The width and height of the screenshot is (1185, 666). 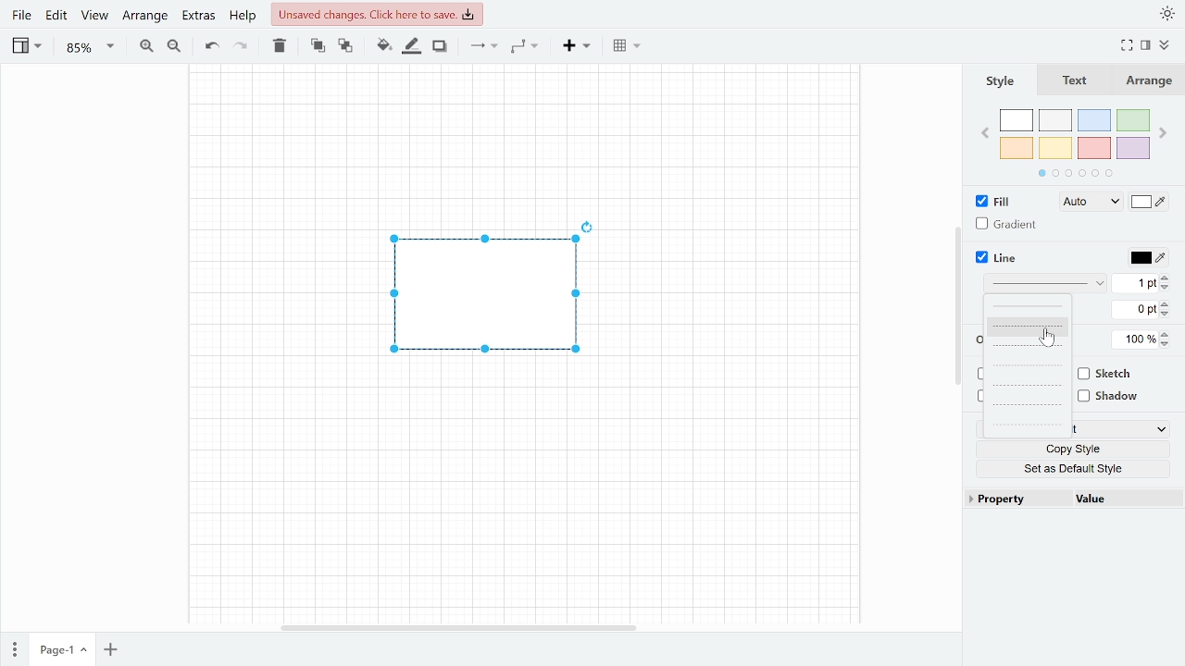 I want to click on Gradient, so click(x=1009, y=225).